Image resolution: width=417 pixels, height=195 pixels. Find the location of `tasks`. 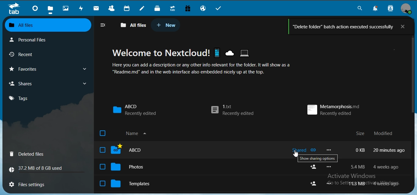

tasks is located at coordinates (219, 8).